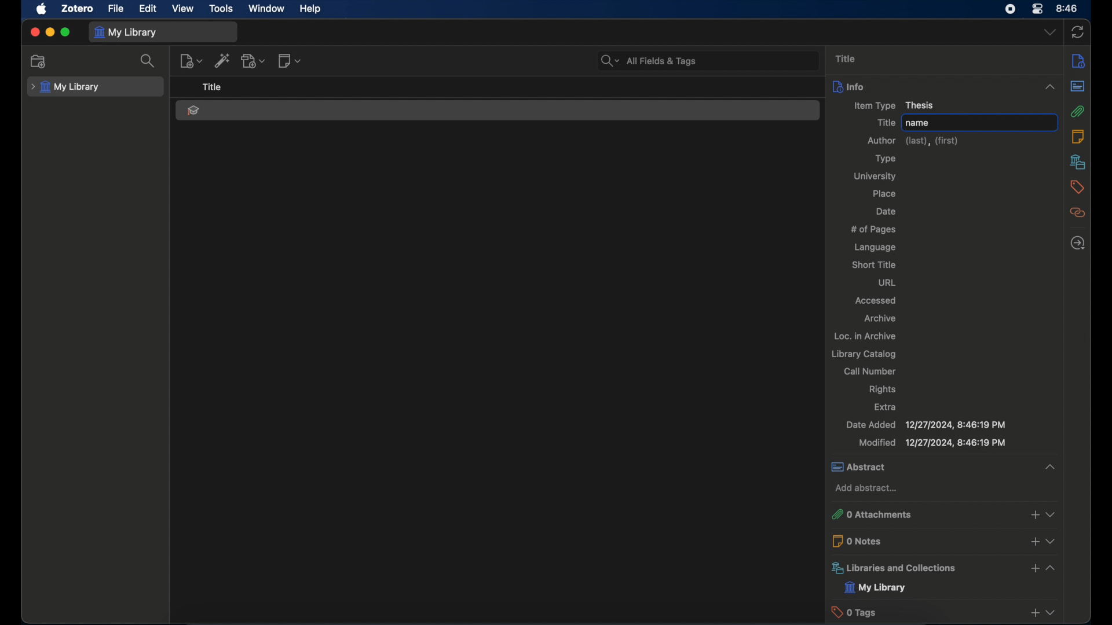  Describe the element at coordinates (873, 229) in the screenshot. I see `no of pages` at that location.